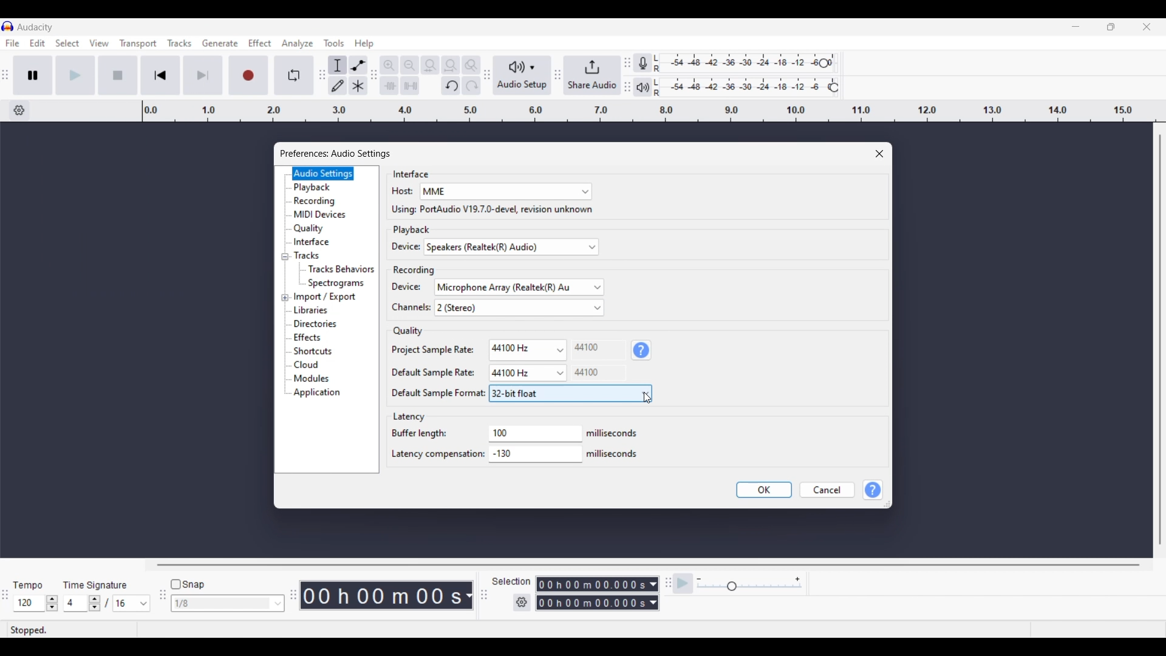  Describe the element at coordinates (364, 44) in the screenshot. I see `Help menu` at that location.